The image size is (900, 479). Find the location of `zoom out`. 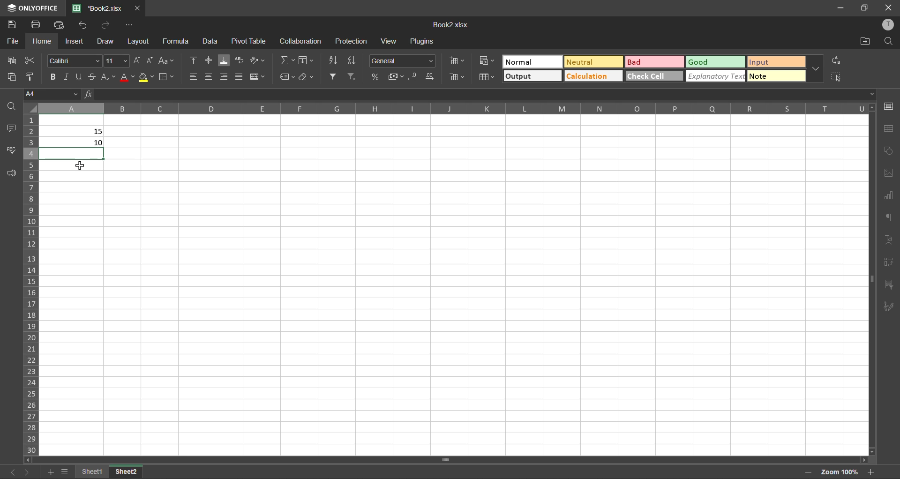

zoom out is located at coordinates (808, 471).